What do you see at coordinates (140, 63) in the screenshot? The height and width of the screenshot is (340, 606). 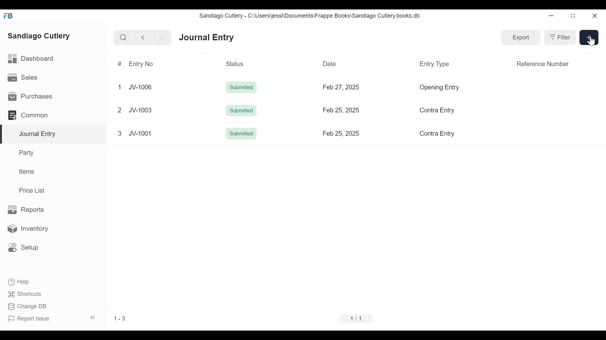 I see `Entry No` at bounding box center [140, 63].